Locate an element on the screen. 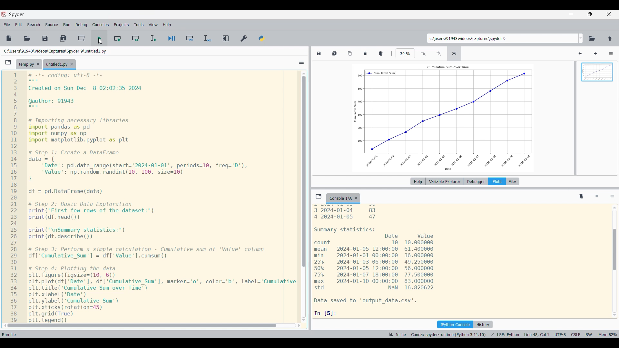 This screenshot has width=619, height=348. Consoles menu  is located at coordinates (101, 24).